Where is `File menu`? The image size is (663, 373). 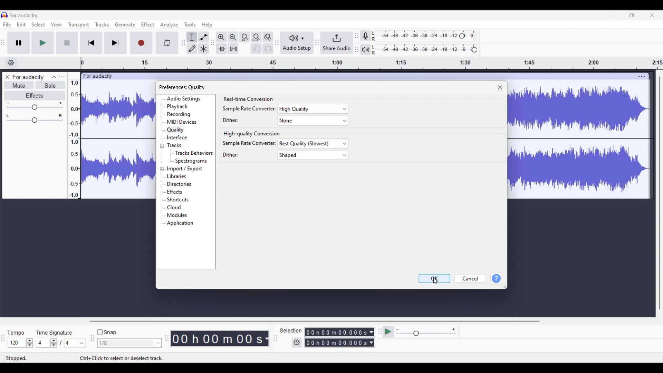
File menu is located at coordinates (7, 25).